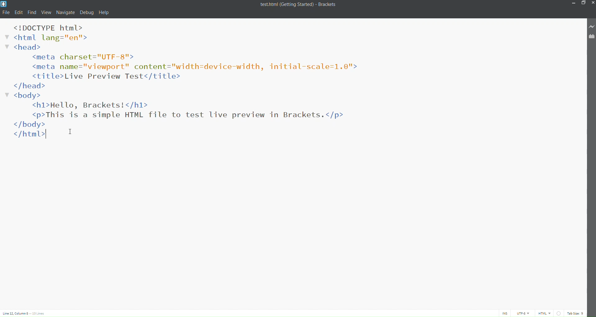 Image resolution: width=596 pixels, height=317 pixels. I want to click on UTF-8, so click(523, 313).